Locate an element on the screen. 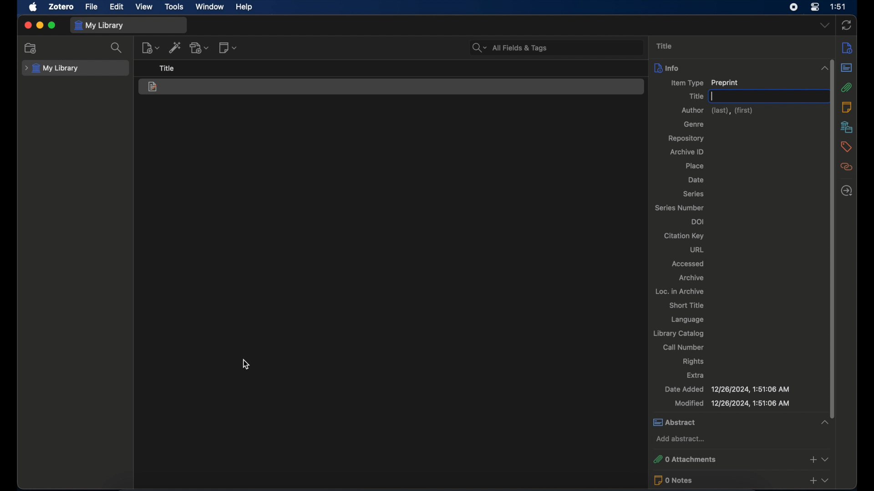 Image resolution: width=874 pixels, height=491 pixels. view is located at coordinates (144, 7).